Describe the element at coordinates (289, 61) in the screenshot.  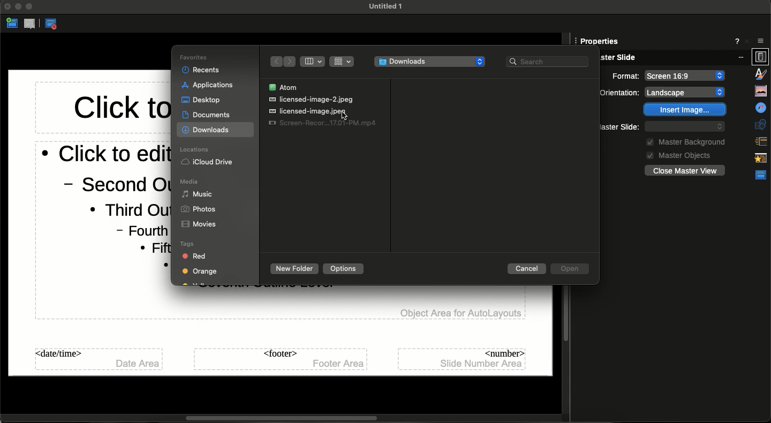
I see `Forward` at that location.